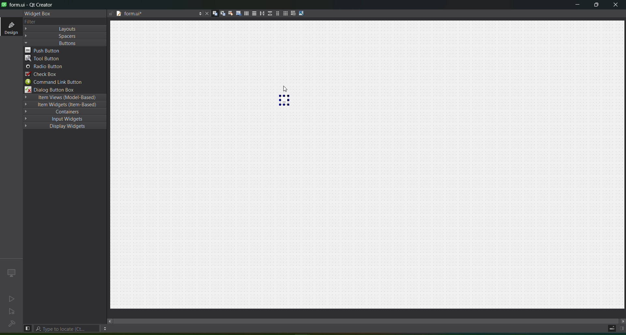  Describe the element at coordinates (365, 320) in the screenshot. I see `scroll bar` at that location.